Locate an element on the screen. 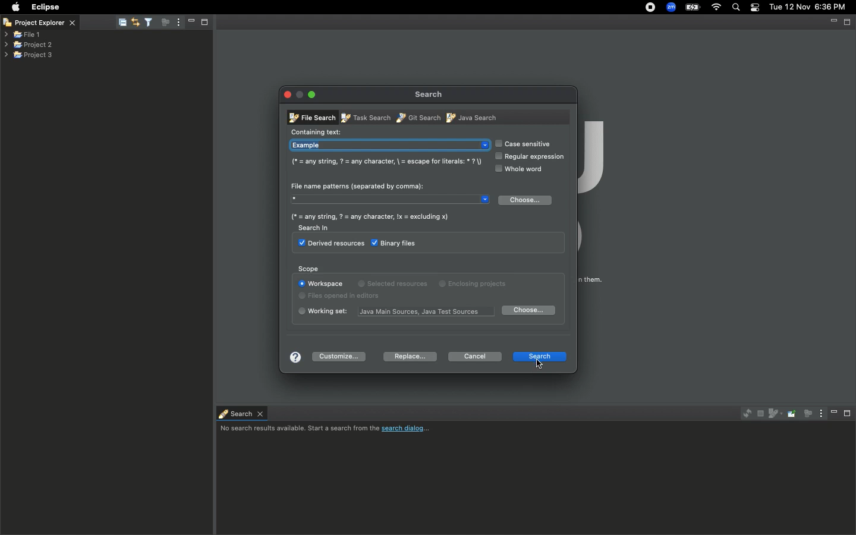 The image size is (856, 535). Search is located at coordinates (737, 8).